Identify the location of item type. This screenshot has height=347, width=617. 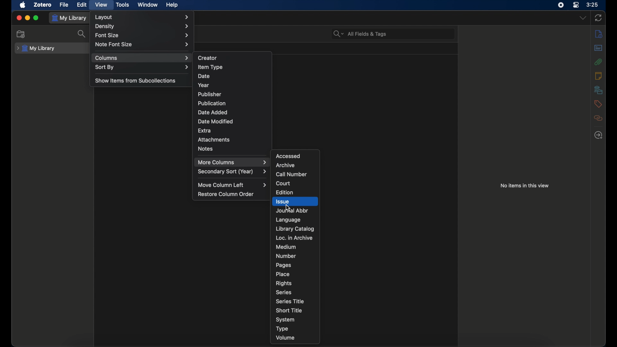
(210, 67).